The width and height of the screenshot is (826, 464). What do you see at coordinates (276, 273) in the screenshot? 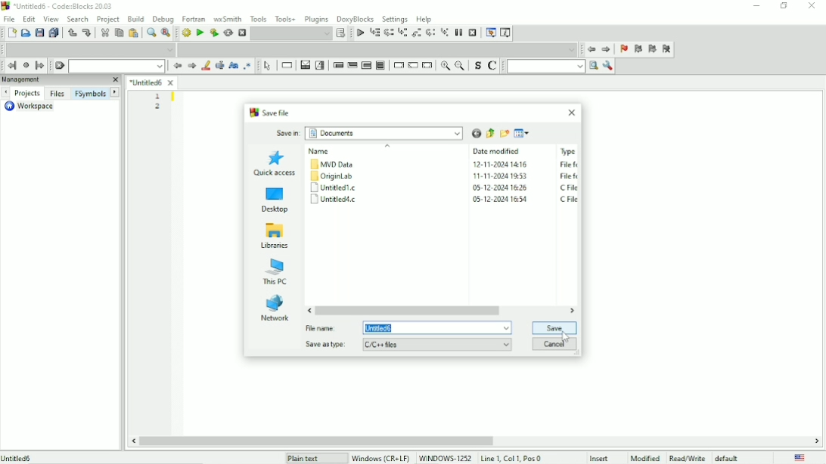
I see `This PC` at bounding box center [276, 273].